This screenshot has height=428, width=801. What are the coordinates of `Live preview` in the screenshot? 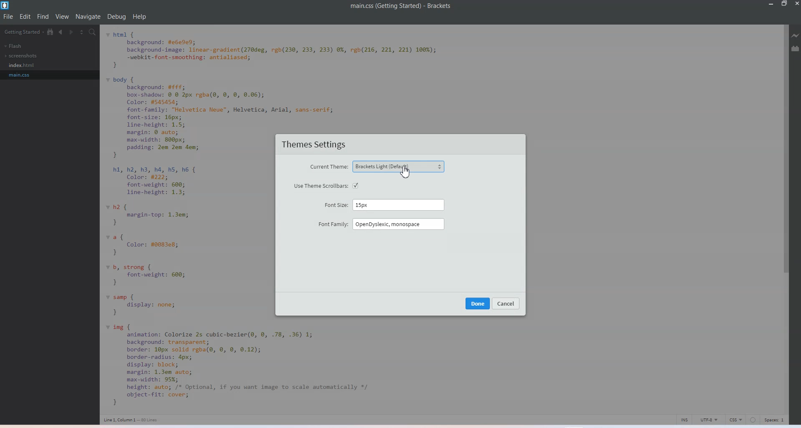 It's located at (796, 35).